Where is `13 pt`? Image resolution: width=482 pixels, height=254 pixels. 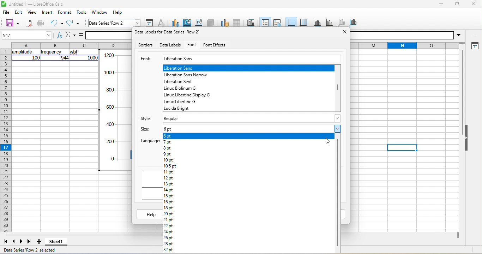 13 pt is located at coordinates (169, 184).